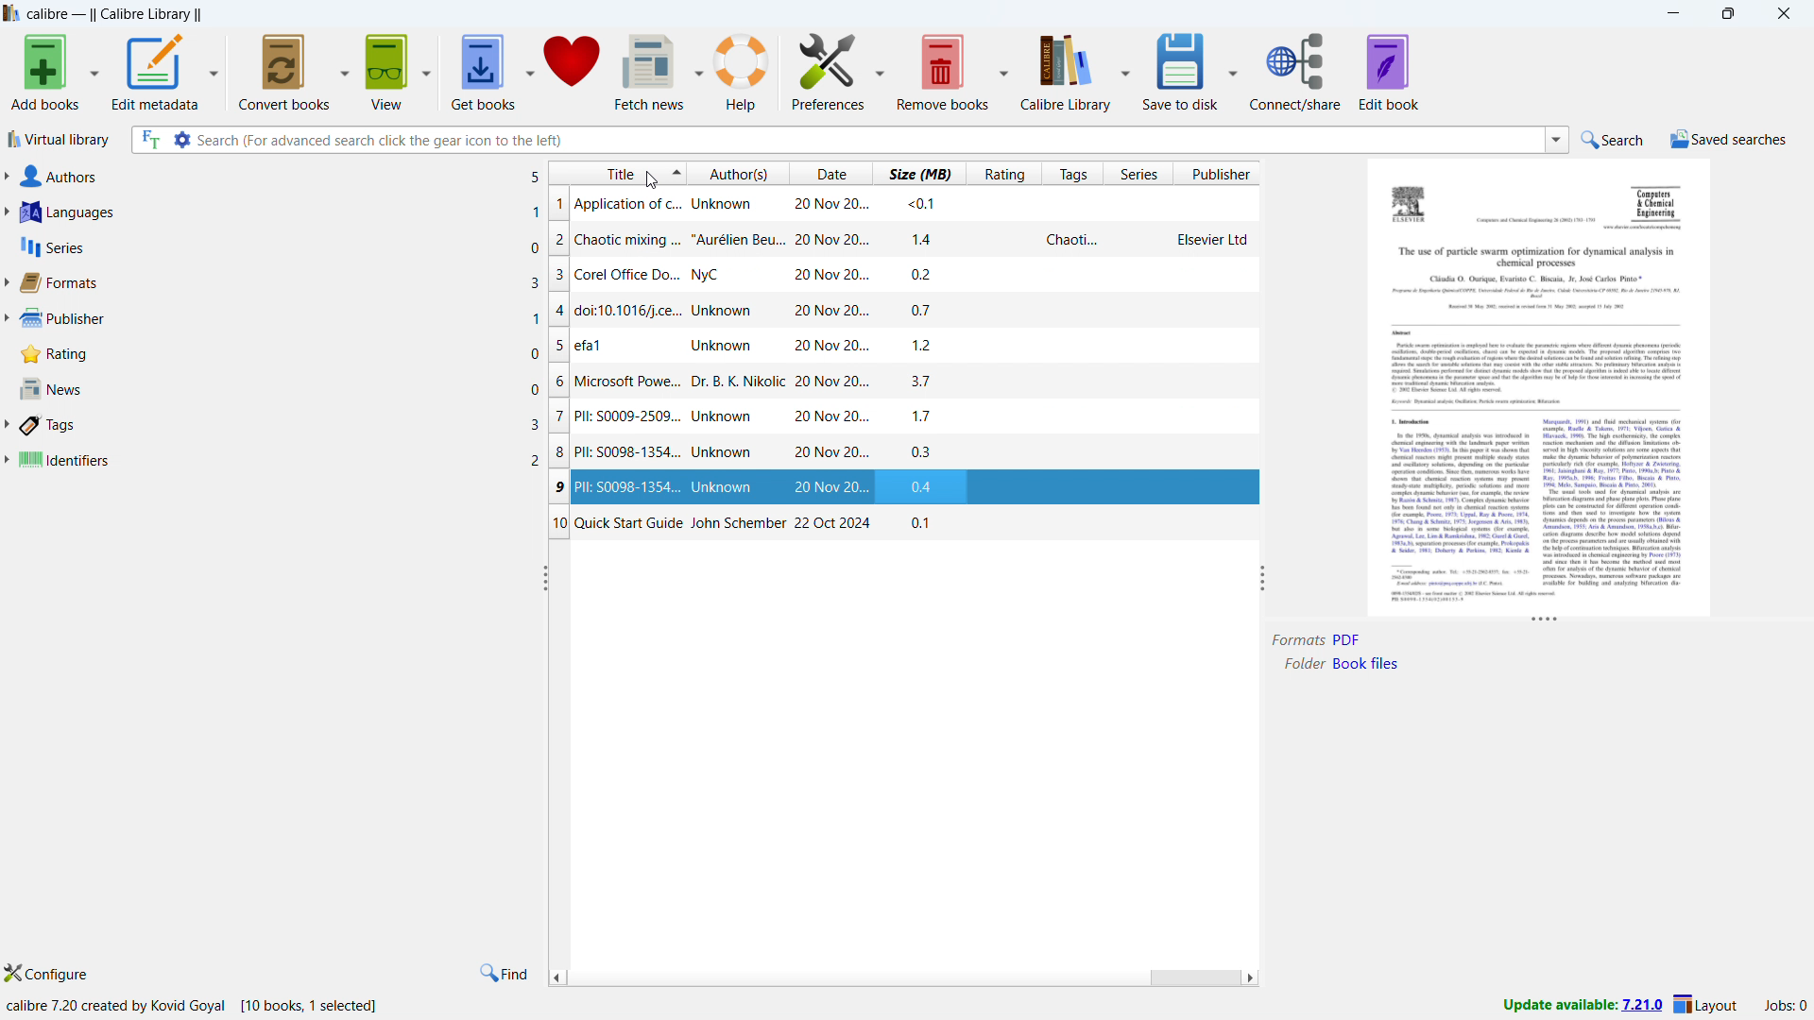  Describe the element at coordinates (280, 318) in the screenshot. I see `publishrer` at that location.